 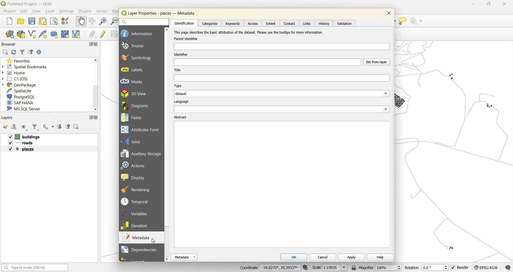 What do you see at coordinates (22, 22) in the screenshot?
I see `open` at bounding box center [22, 22].